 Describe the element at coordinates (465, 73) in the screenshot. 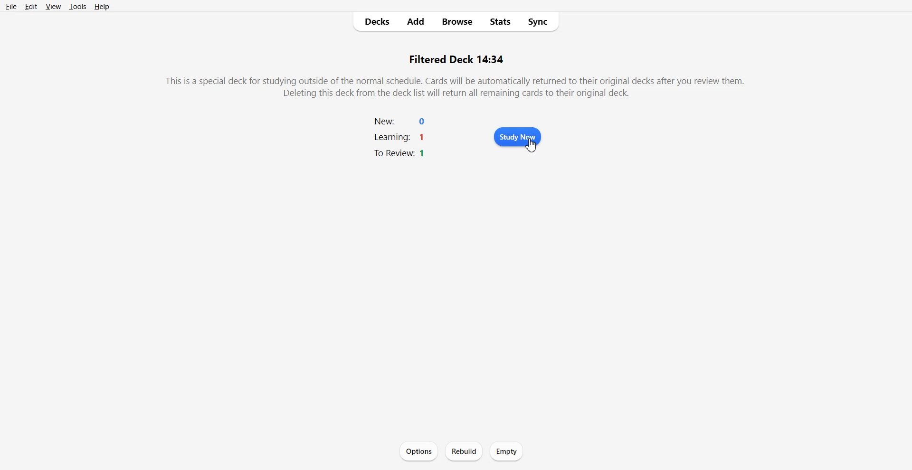

I see `Text` at that location.